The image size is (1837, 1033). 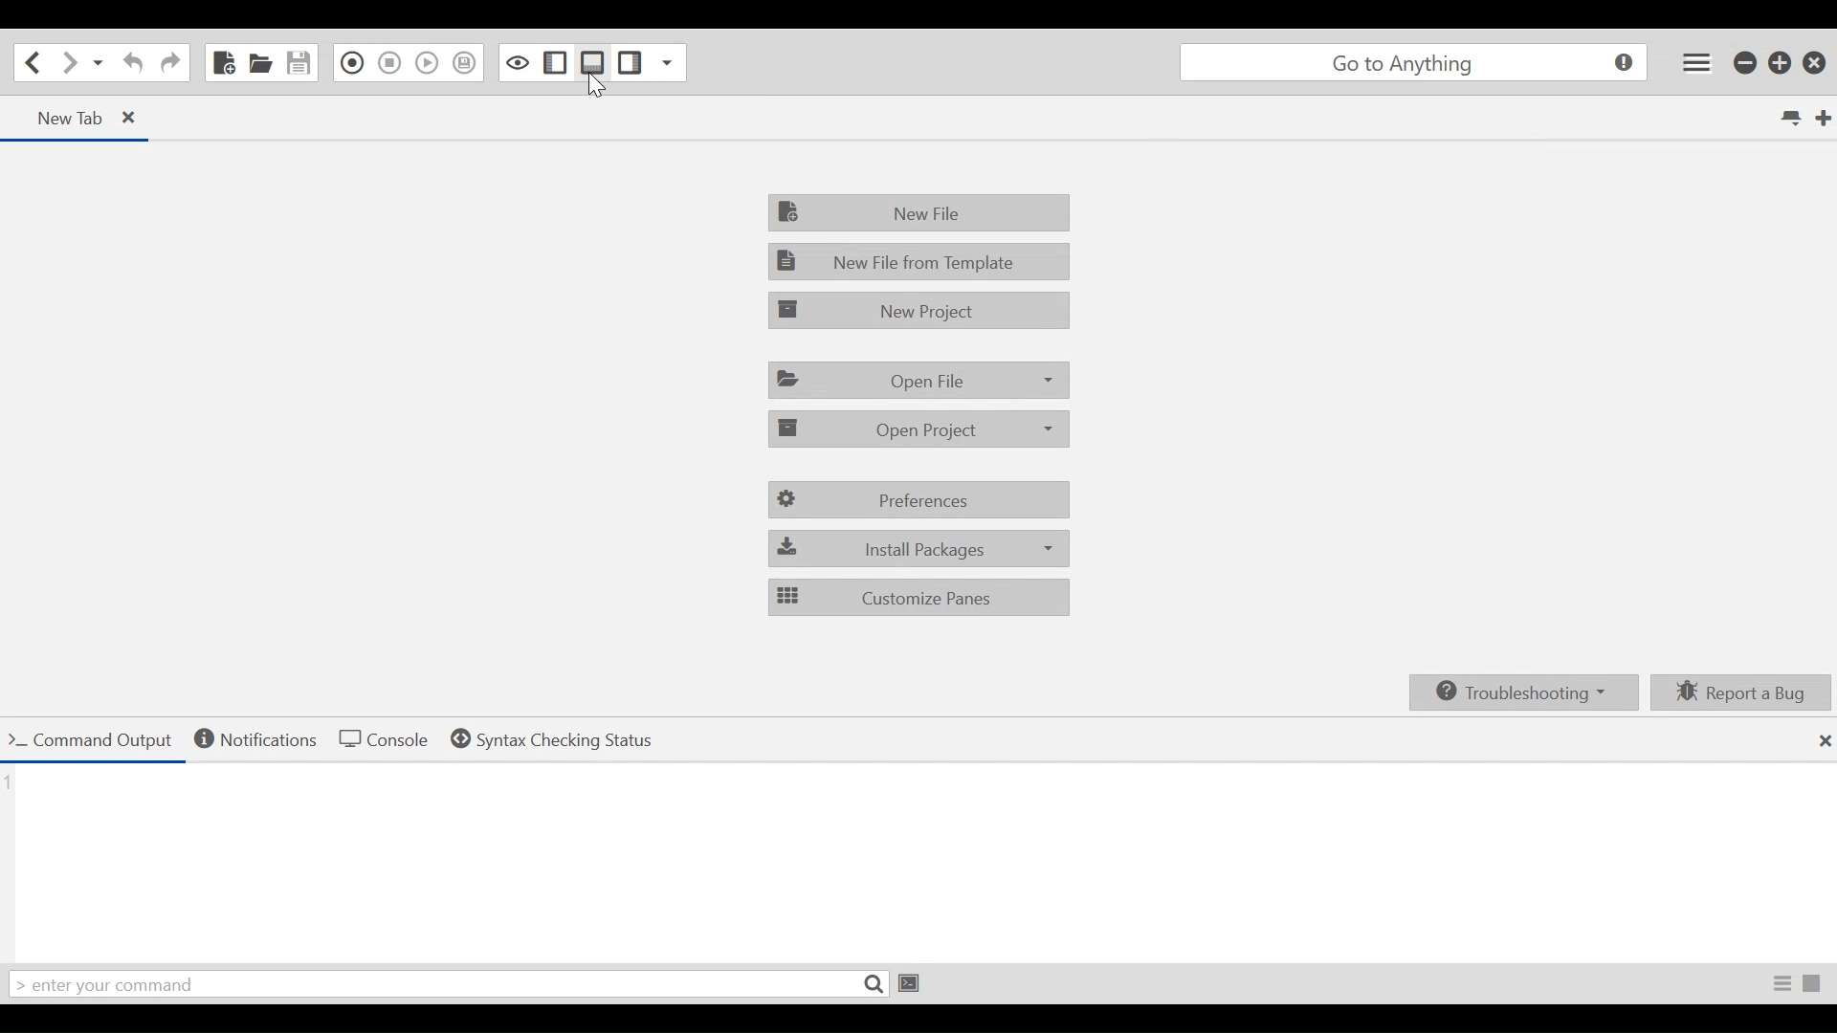 I want to click on Application menu, so click(x=1694, y=60).